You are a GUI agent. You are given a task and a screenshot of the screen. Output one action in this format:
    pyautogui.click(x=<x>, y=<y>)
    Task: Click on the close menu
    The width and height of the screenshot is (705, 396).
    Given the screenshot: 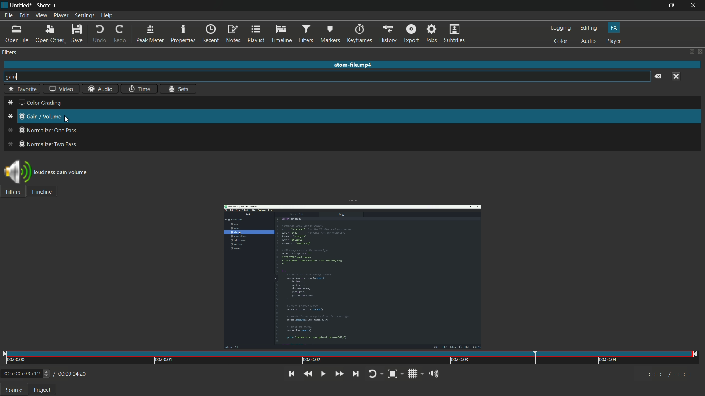 What is the action you would take?
    pyautogui.click(x=676, y=77)
    